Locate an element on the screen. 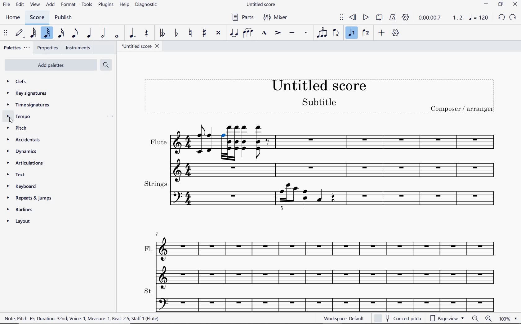  zoom out or zoom in is located at coordinates (482, 319).